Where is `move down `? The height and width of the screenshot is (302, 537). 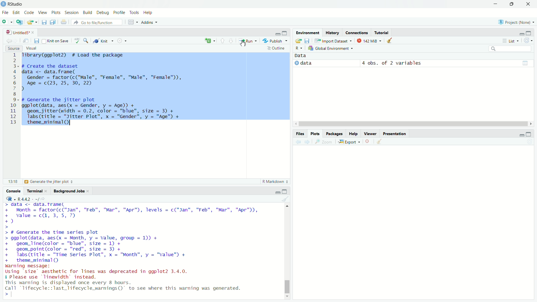 move down  is located at coordinates (288, 297).